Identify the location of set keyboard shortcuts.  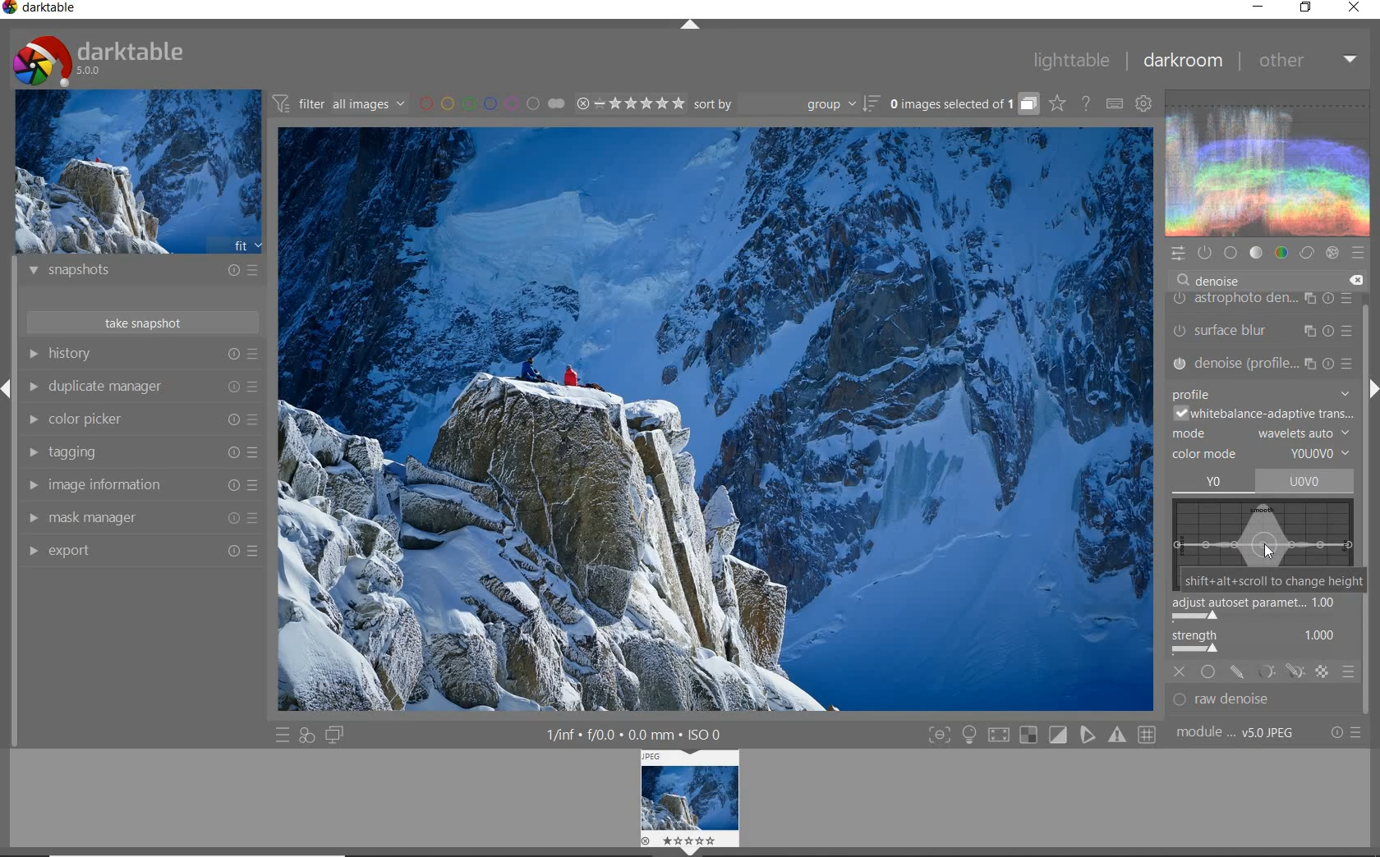
(1114, 103).